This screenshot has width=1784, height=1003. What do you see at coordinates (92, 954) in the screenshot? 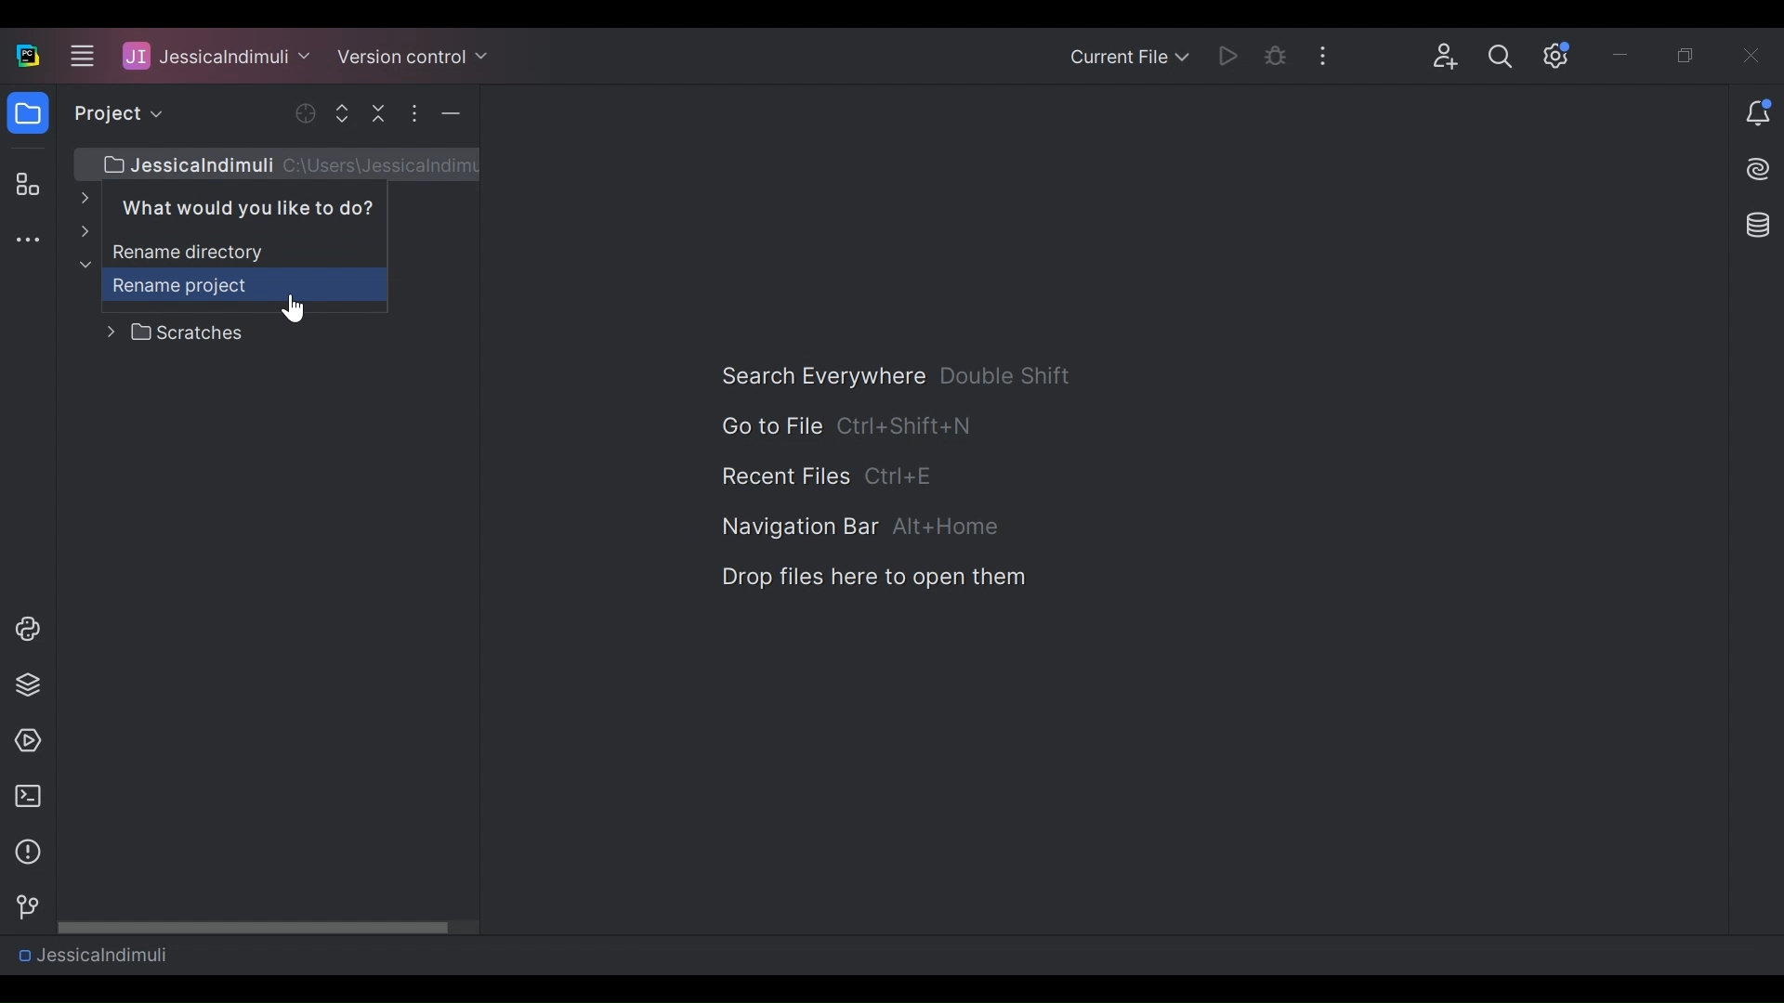
I see `Project Name` at bounding box center [92, 954].